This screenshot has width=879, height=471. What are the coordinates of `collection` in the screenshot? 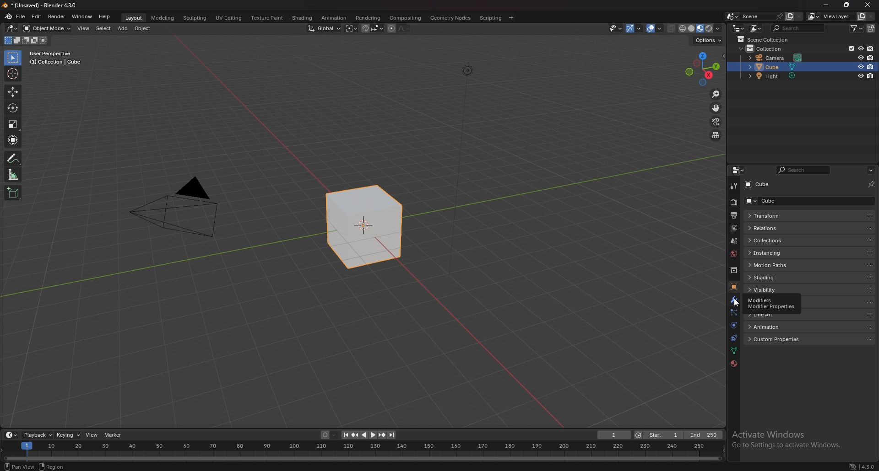 It's located at (733, 270).